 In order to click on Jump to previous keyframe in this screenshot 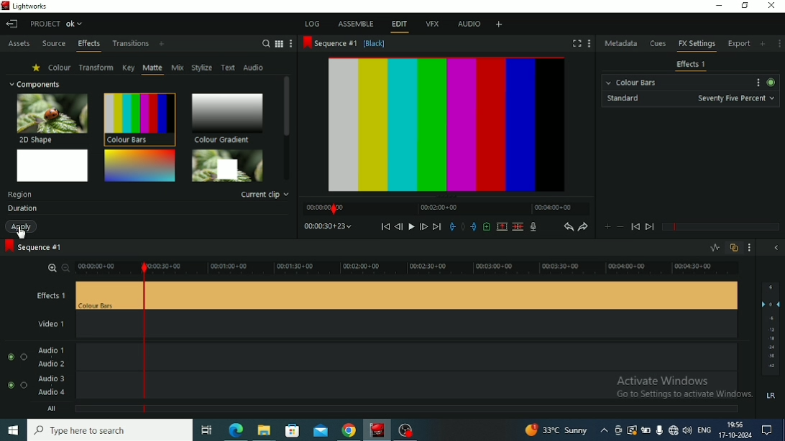, I will do `click(635, 227)`.